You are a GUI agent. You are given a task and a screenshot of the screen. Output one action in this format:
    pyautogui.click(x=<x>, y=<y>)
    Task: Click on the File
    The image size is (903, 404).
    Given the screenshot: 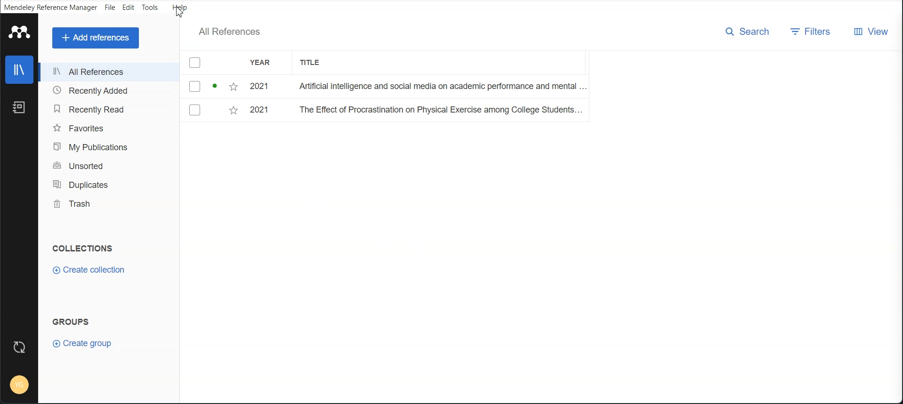 What is the action you would take?
    pyautogui.click(x=384, y=87)
    